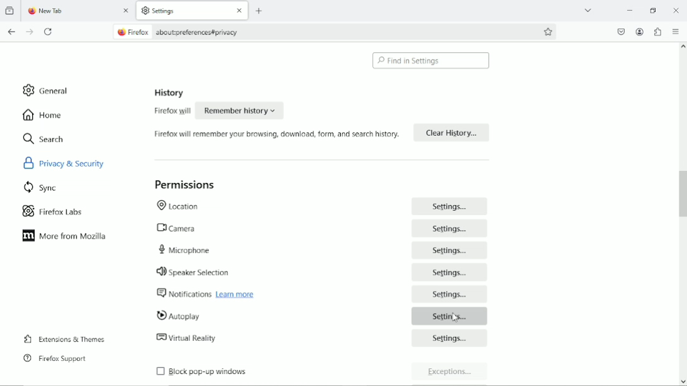 The width and height of the screenshot is (687, 386). What do you see at coordinates (120, 33) in the screenshot?
I see `firefox logo` at bounding box center [120, 33].